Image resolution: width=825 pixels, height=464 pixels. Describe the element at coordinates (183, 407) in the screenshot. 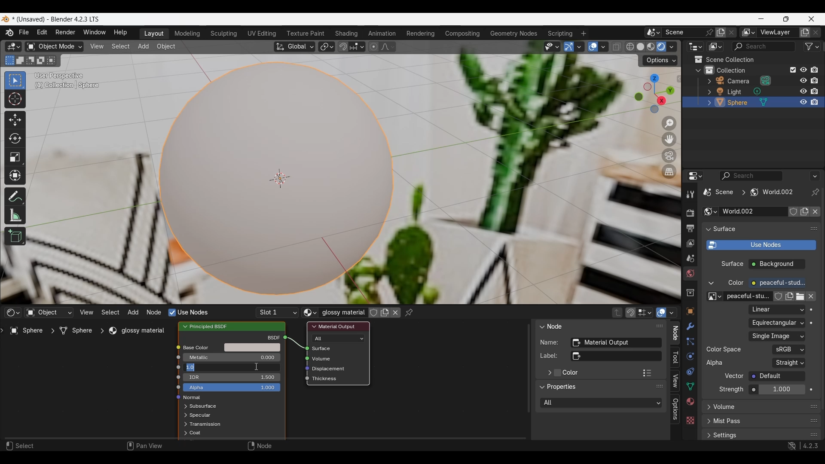

I see `Expand respective options` at that location.